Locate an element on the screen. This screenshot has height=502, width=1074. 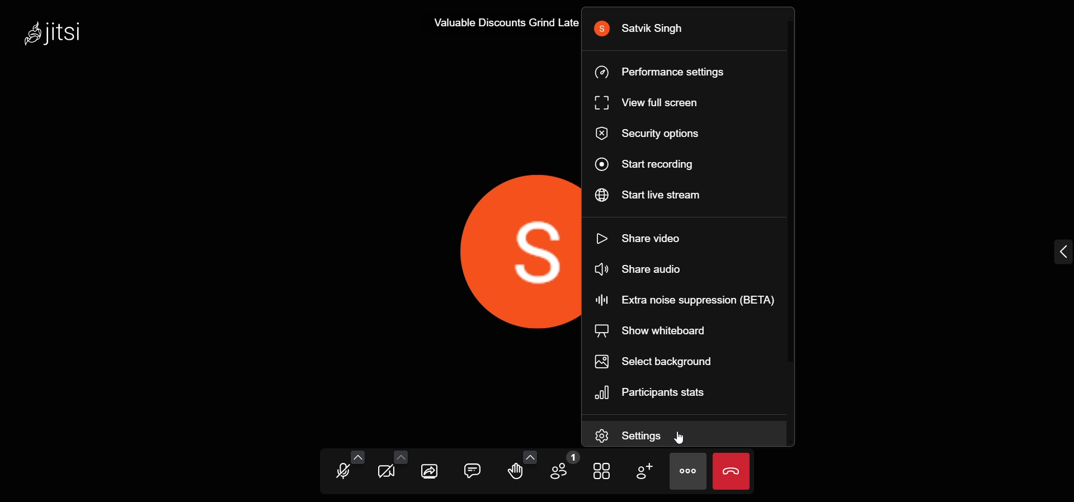
share screen is located at coordinates (430, 470).